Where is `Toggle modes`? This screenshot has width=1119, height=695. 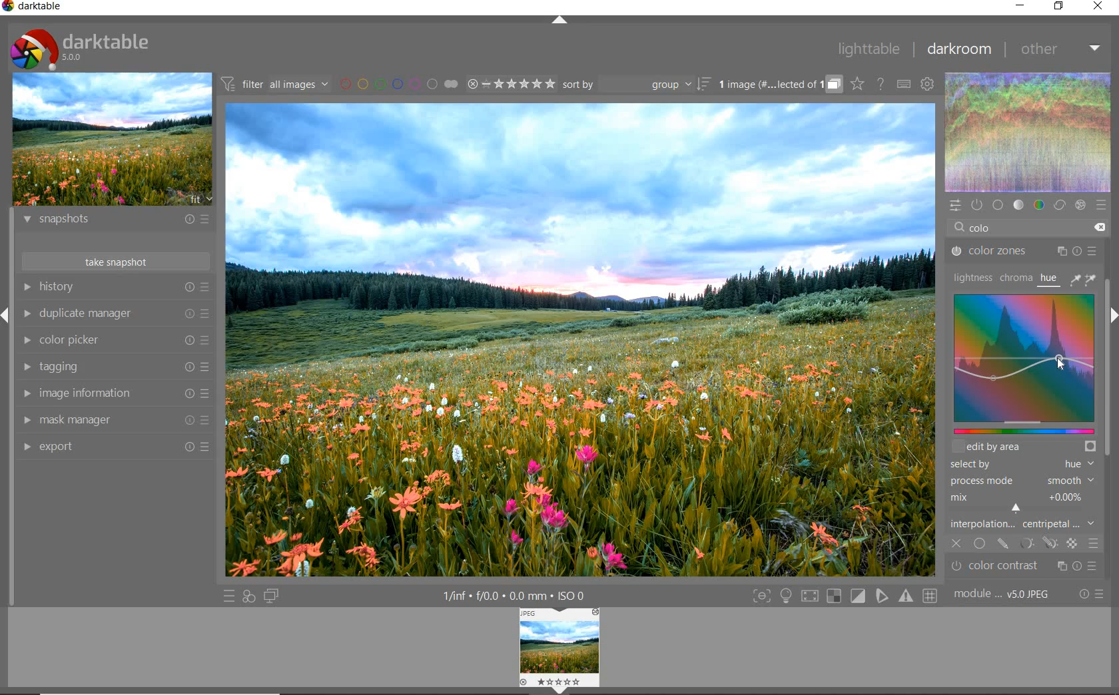
Toggle modes is located at coordinates (845, 596).